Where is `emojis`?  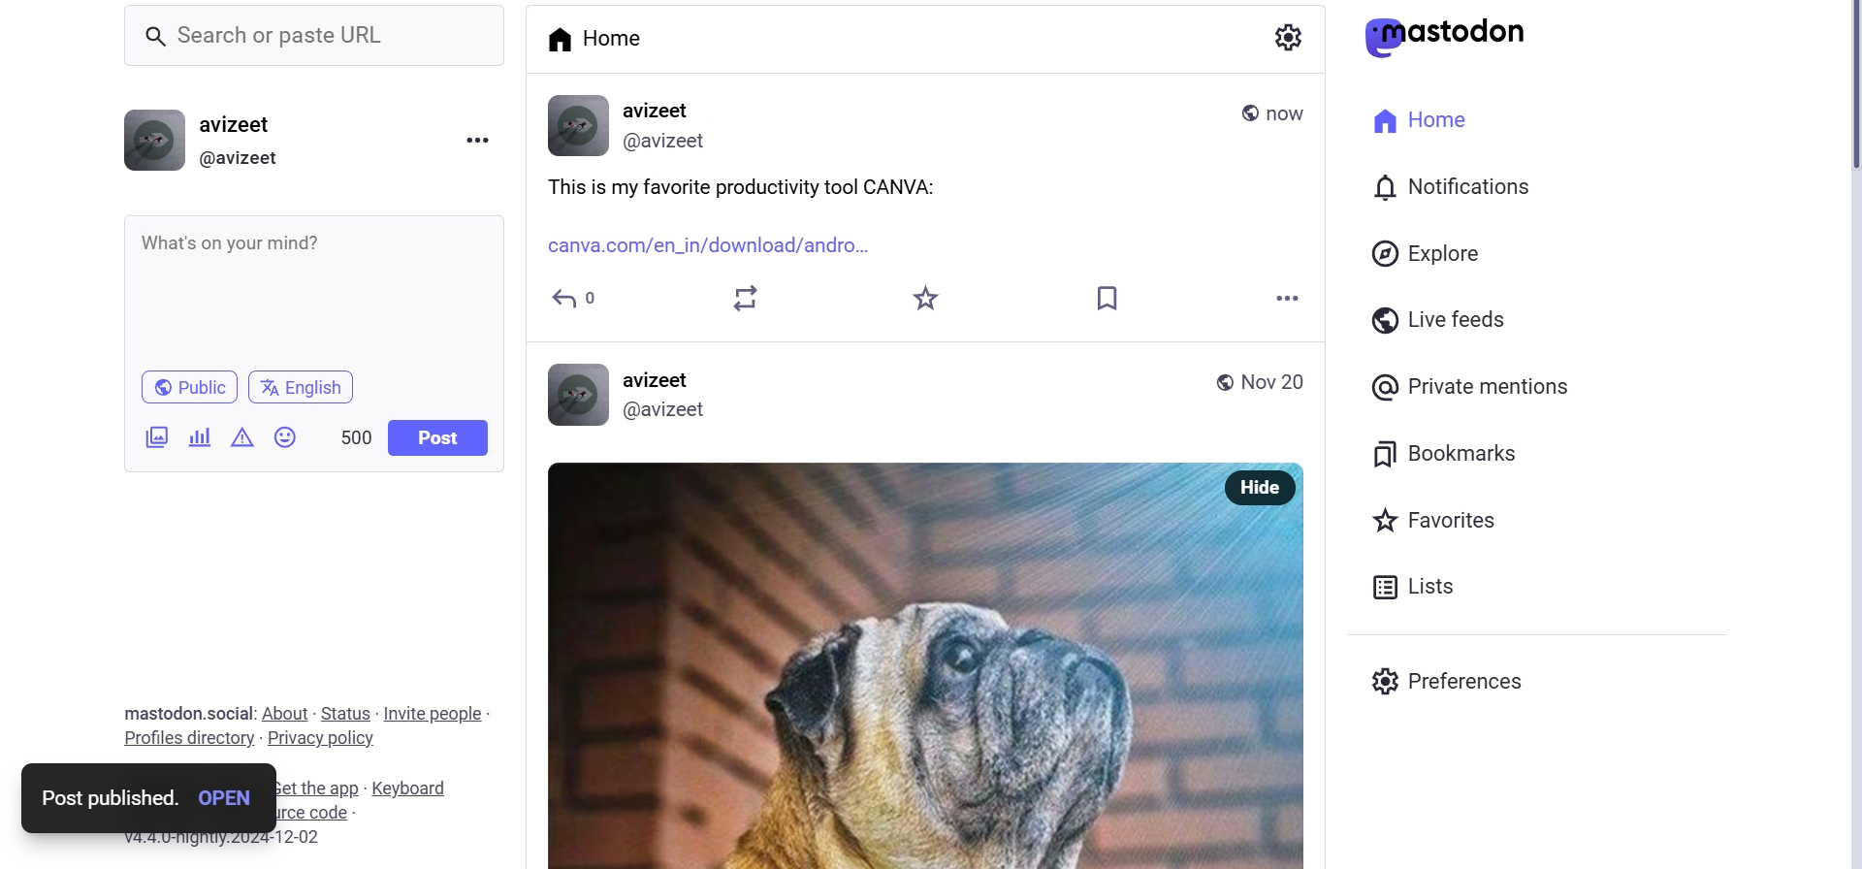 emojis is located at coordinates (290, 437).